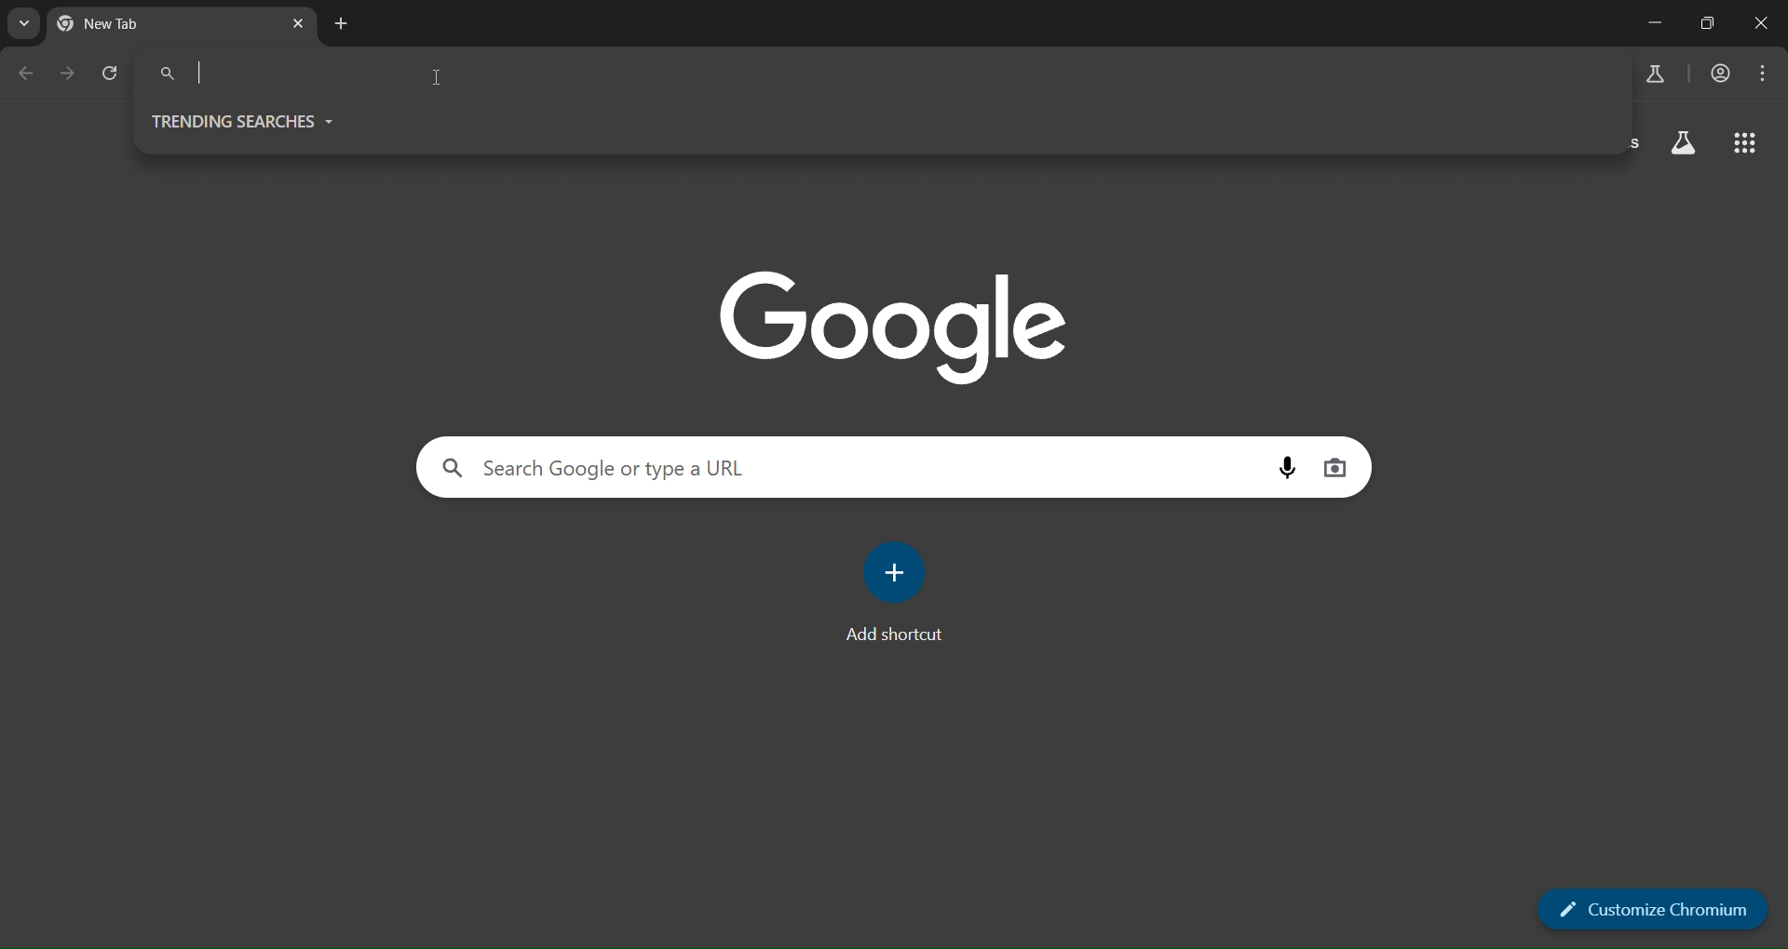 The image size is (1788, 949). Describe the element at coordinates (243, 120) in the screenshot. I see `trending searches` at that location.